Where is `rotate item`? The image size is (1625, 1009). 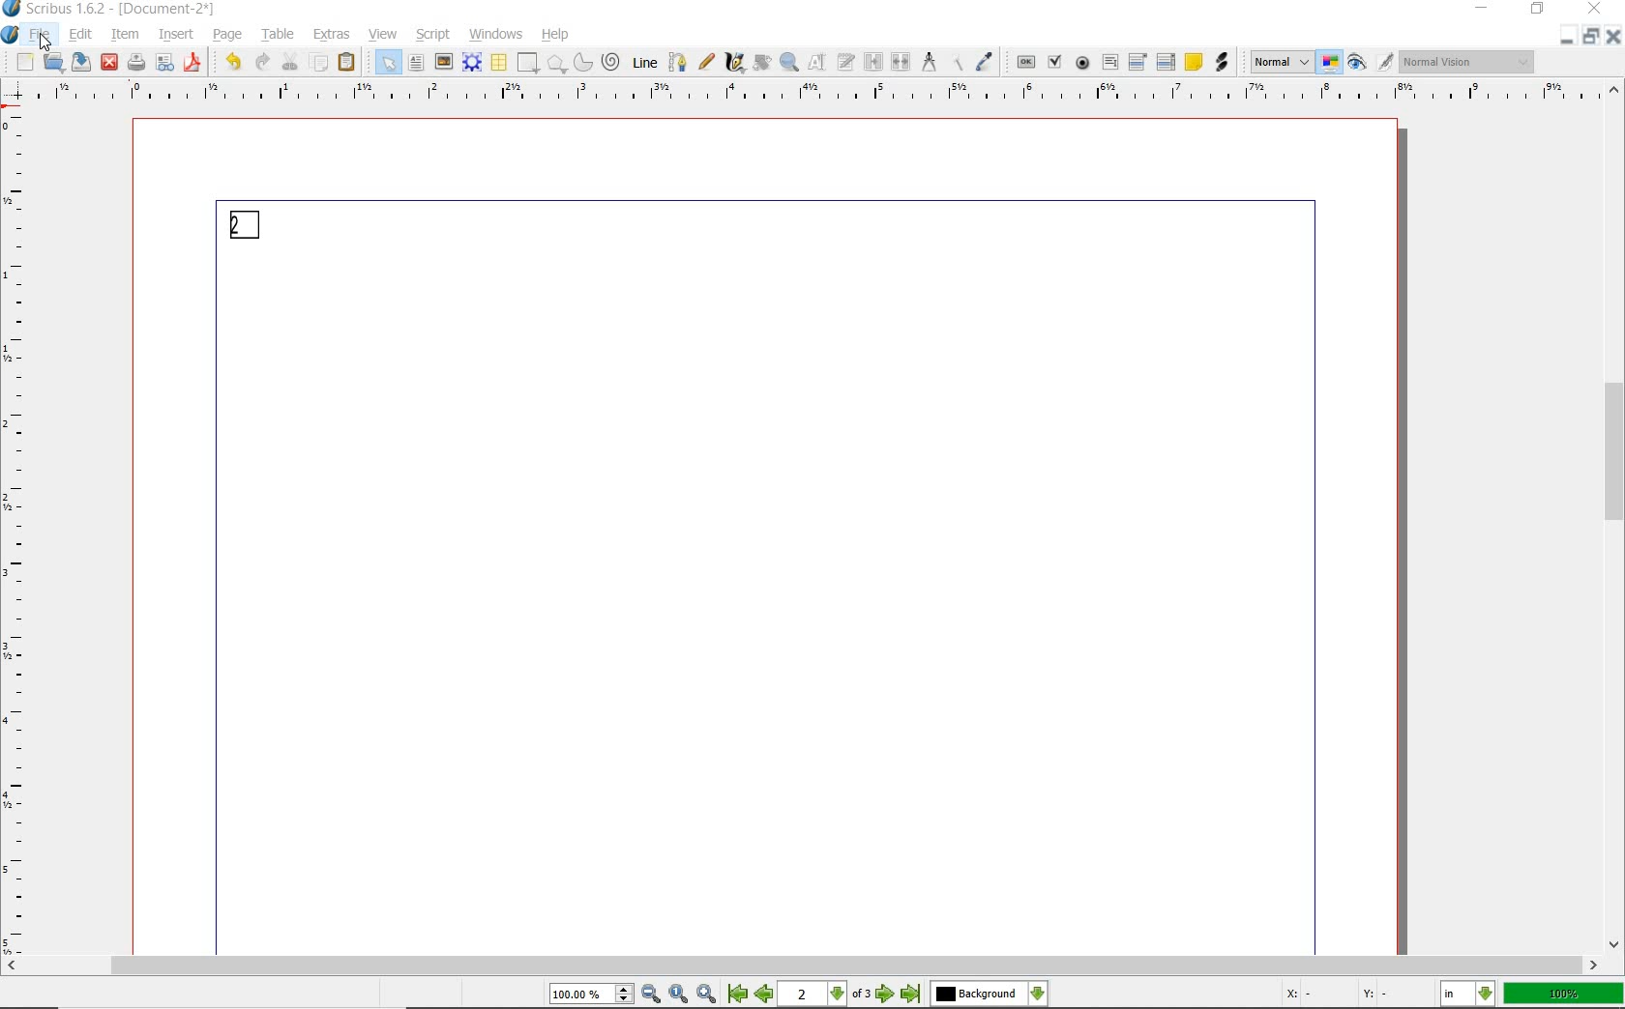 rotate item is located at coordinates (761, 62).